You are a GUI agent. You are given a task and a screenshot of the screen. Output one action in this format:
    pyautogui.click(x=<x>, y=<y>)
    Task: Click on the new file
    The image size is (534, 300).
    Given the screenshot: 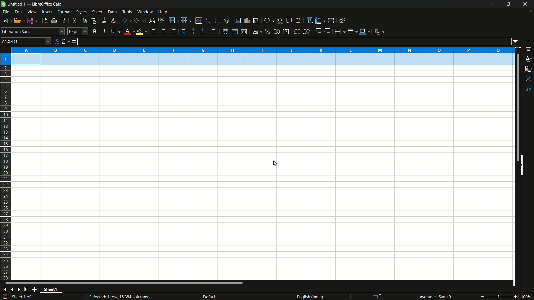 What is the action you would take?
    pyautogui.click(x=7, y=21)
    